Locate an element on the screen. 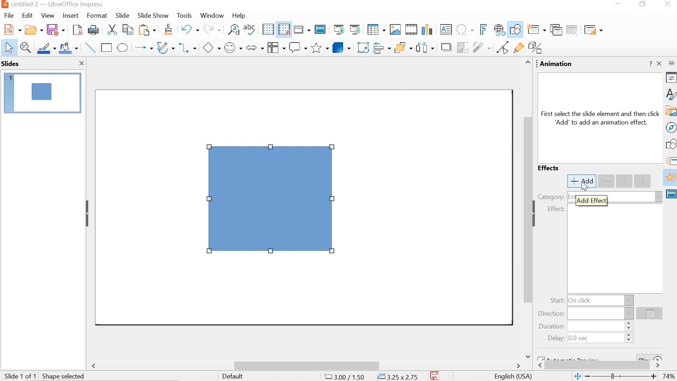 The height and width of the screenshot is (381, 677). fill color is located at coordinates (68, 47).